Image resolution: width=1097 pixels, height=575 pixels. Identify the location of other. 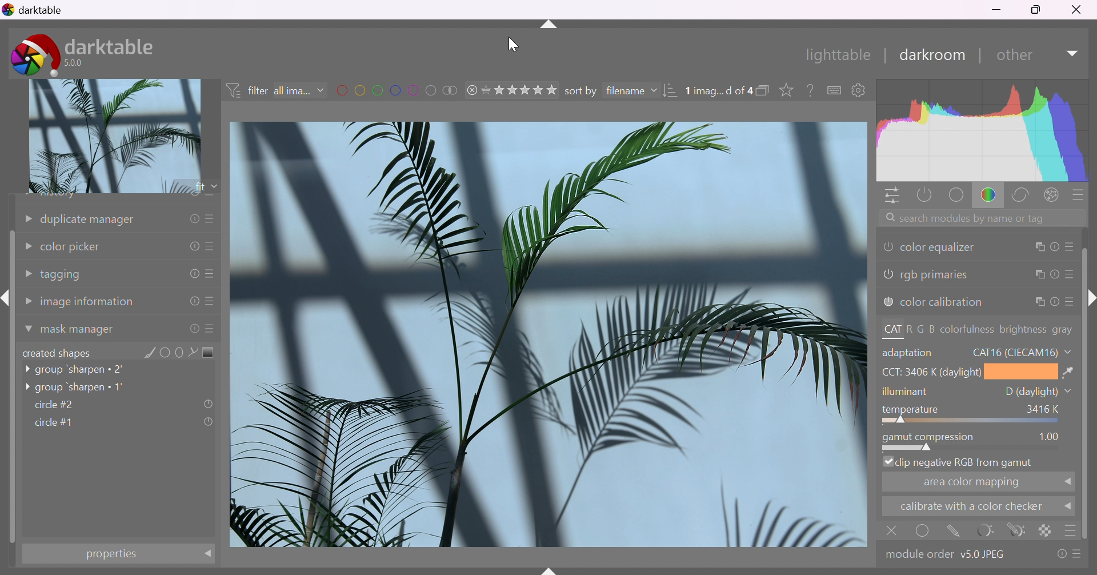
(1041, 55).